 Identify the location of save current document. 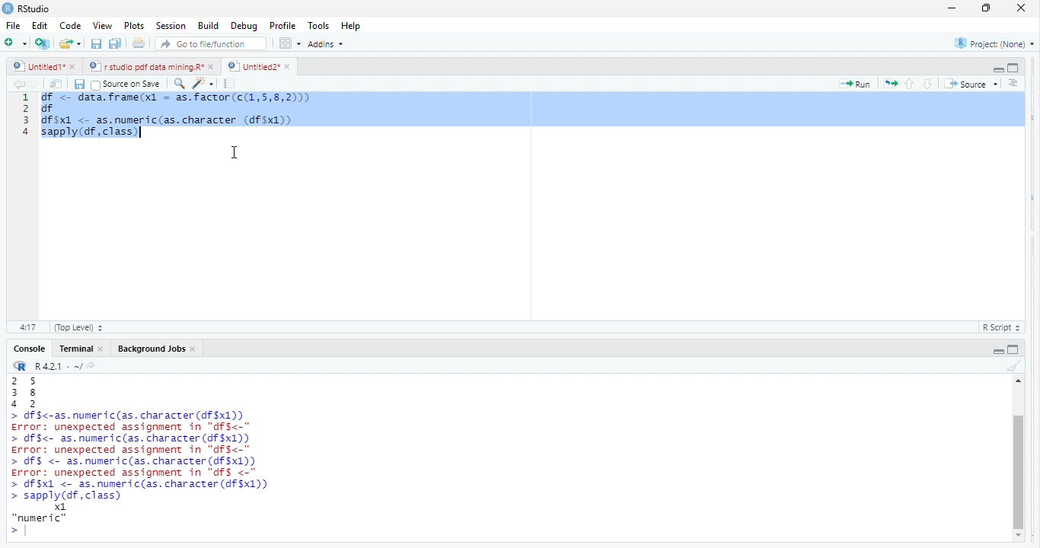
(97, 43).